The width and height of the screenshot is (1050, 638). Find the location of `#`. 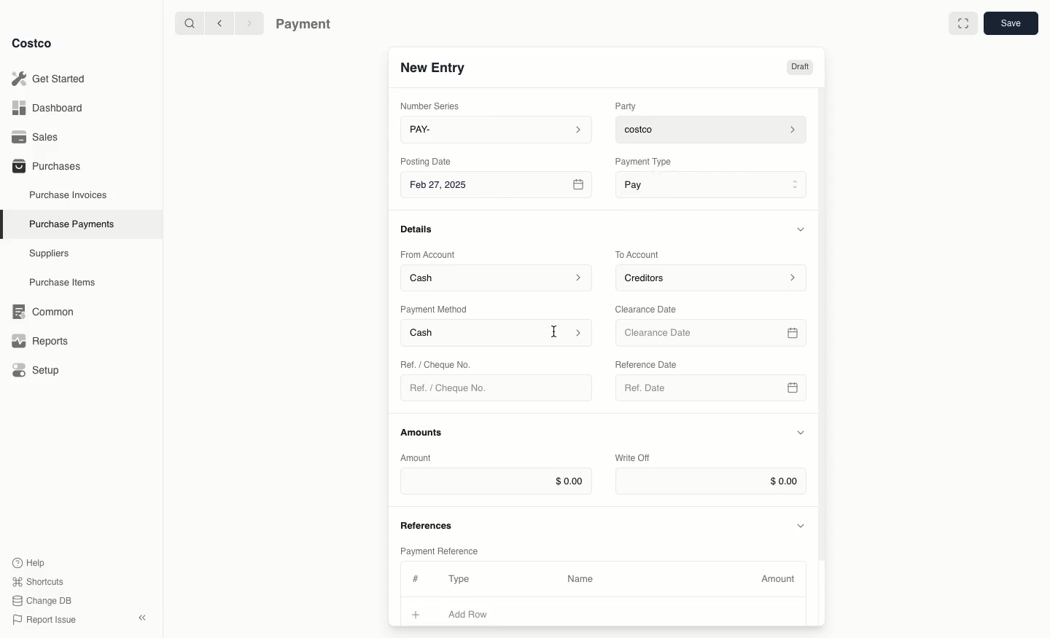

# is located at coordinates (413, 577).